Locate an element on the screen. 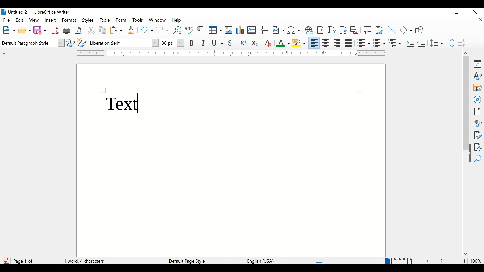 The height and width of the screenshot is (272, 484). margin is located at coordinates (230, 53).